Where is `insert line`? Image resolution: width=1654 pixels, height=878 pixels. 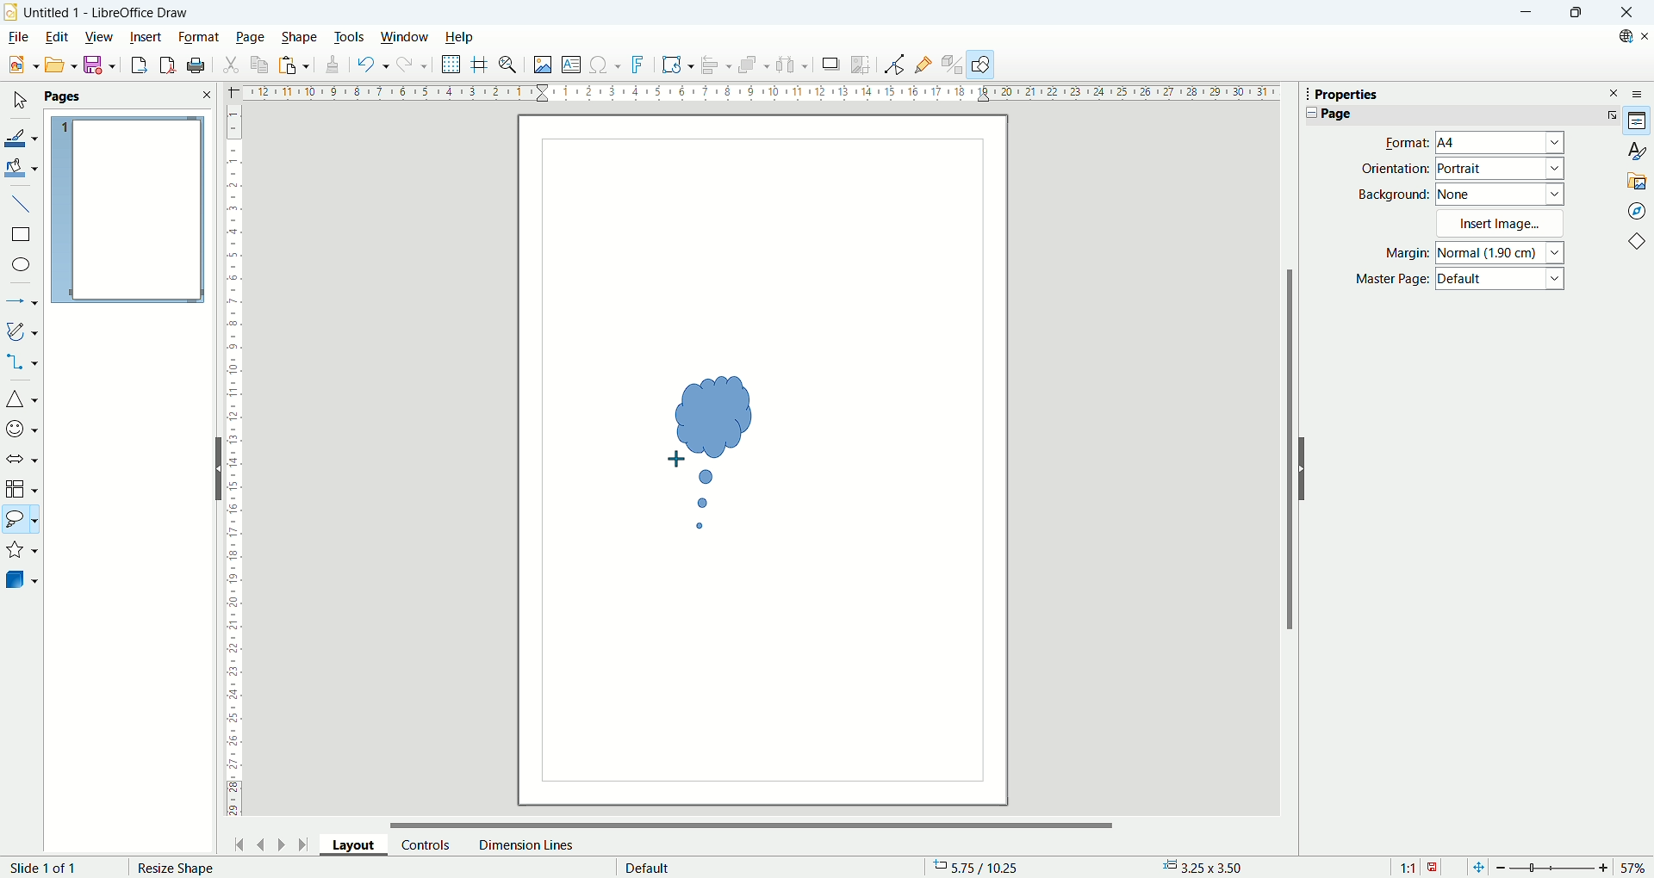
insert line is located at coordinates (21, 202).